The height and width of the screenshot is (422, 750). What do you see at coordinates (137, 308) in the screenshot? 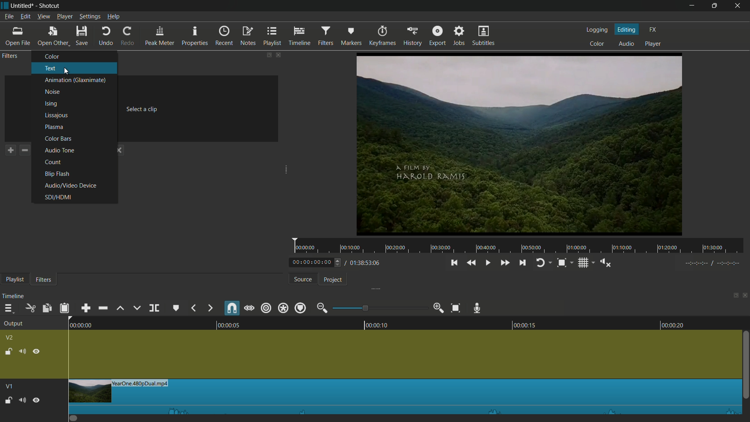
I see `overwrite` at bounding box center [137, 308].